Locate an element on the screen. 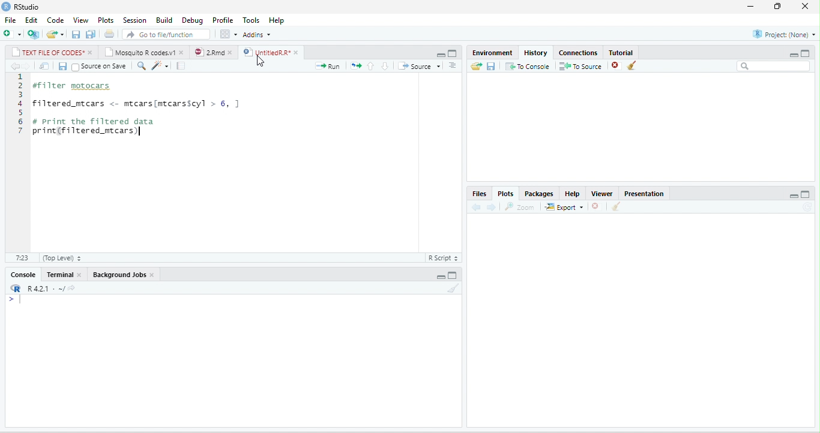 Image resolution: width=820 pixels, height=433 pixels. cursor is located at coordinates (261, 62).